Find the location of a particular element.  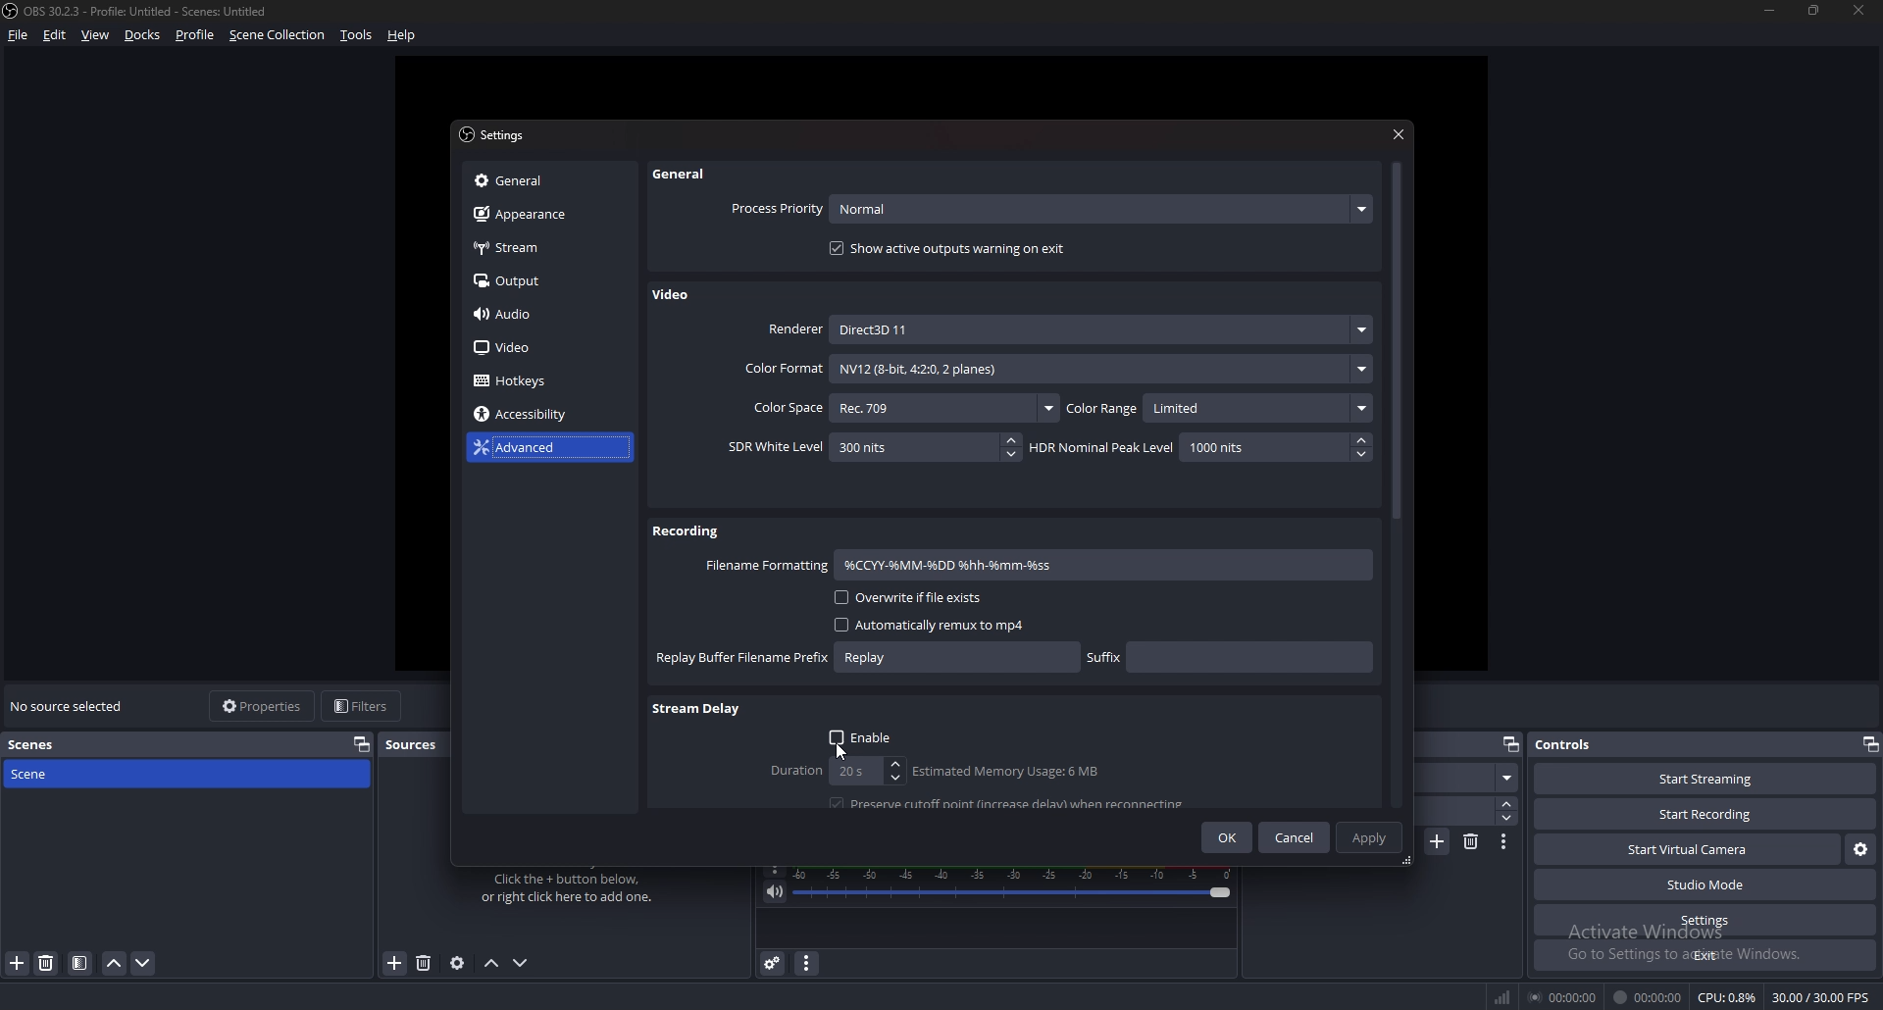

audio bar is located at coordinates (1015, 884).